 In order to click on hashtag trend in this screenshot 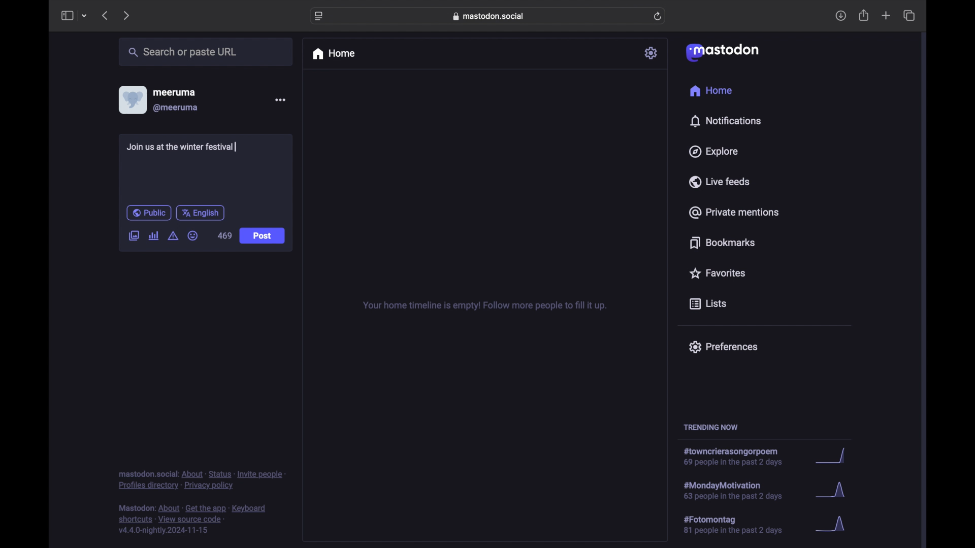, I will do `click(738, 457)`.